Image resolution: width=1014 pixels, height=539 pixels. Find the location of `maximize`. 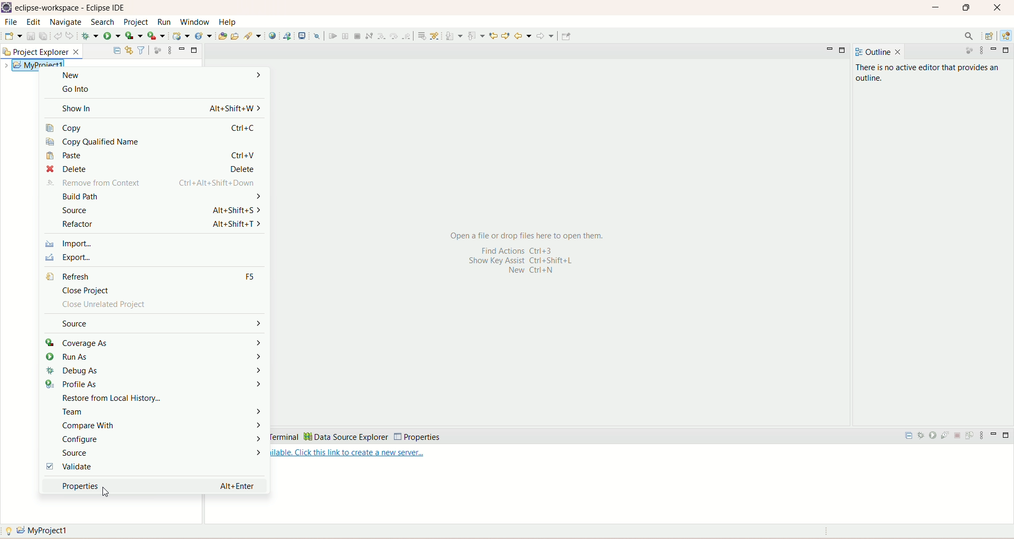

maximize is located at coordinates (1007, 437).